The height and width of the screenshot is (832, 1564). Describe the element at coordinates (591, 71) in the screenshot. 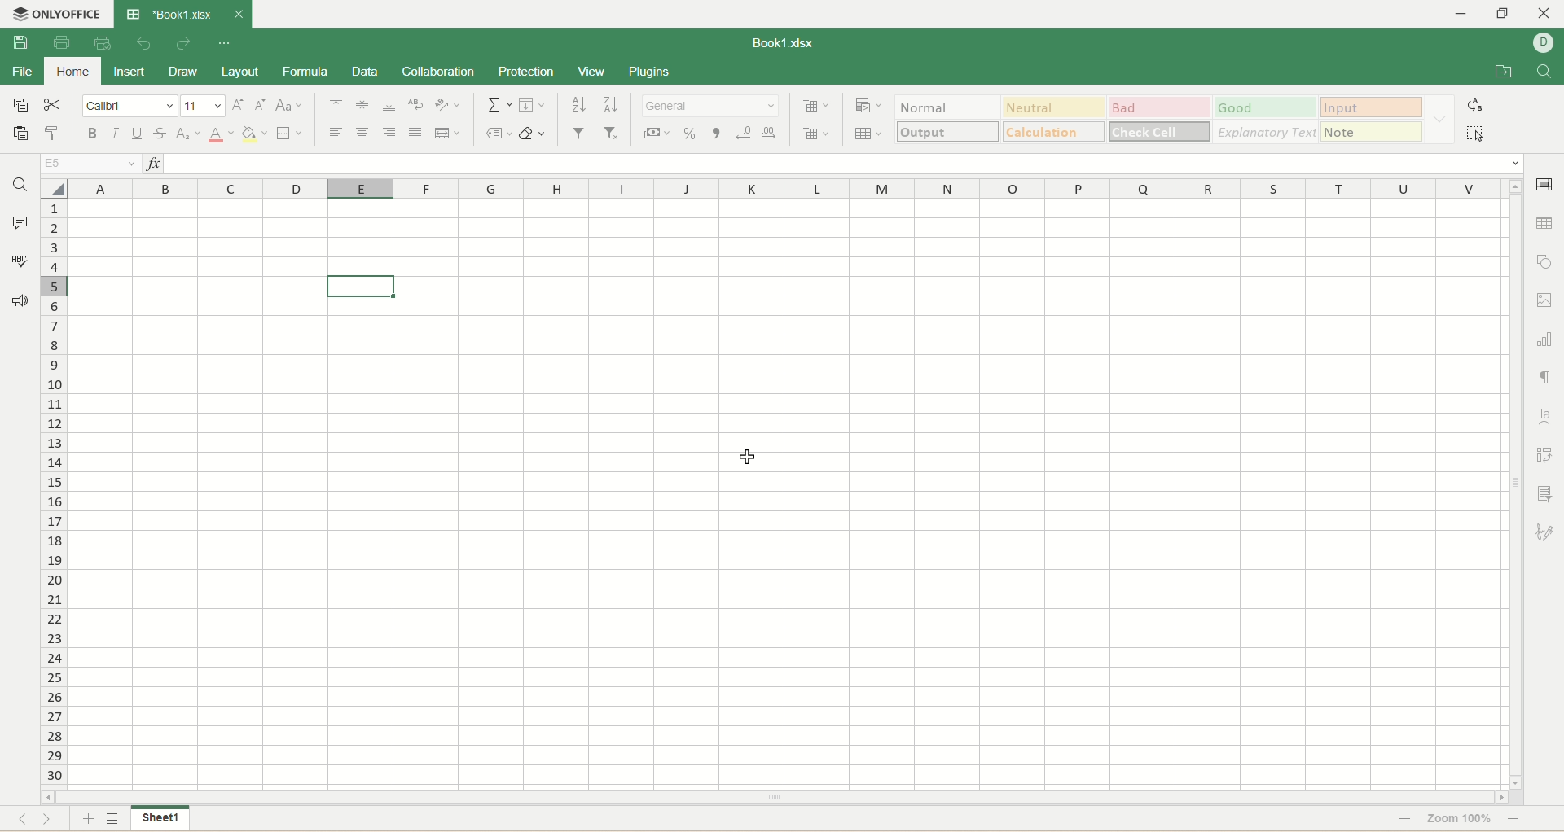

I see `view` at that location.